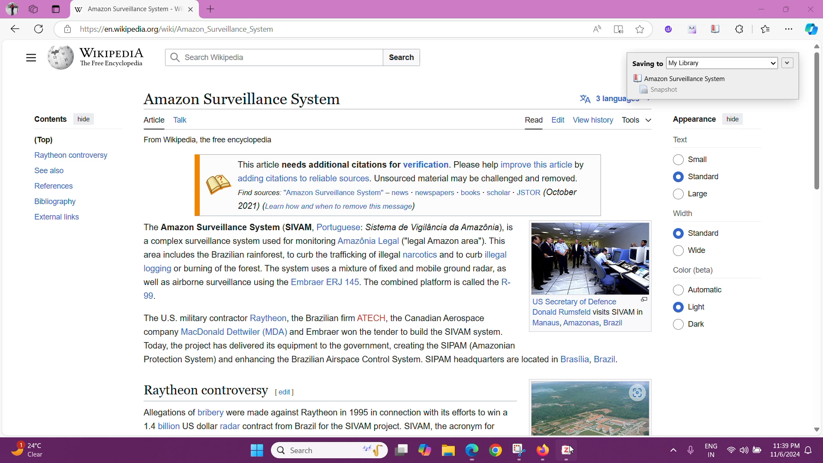  Describe the element at coordinates (608, 100) in the screenshot. I see `3 languages` at that location.